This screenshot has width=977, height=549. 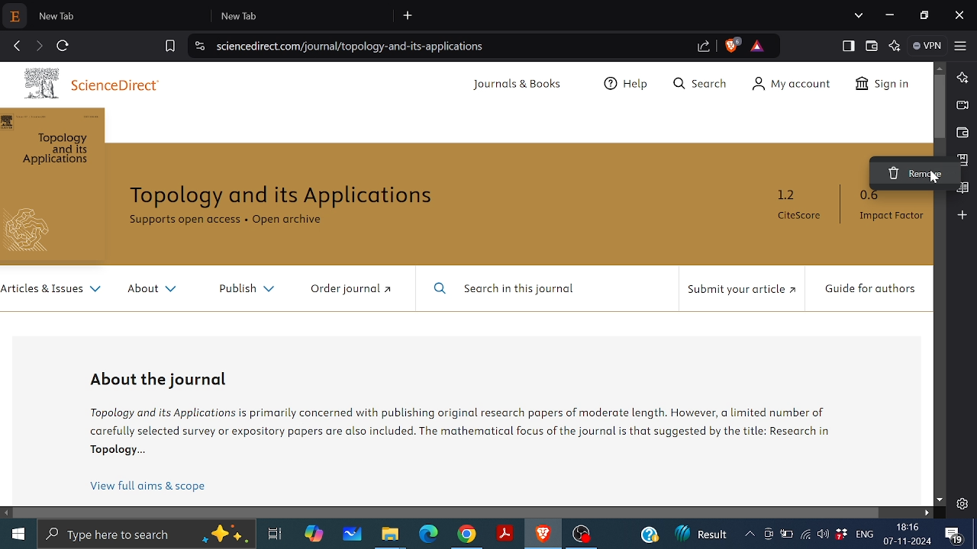 I want to click on cursor, so click(x=932, y=181).